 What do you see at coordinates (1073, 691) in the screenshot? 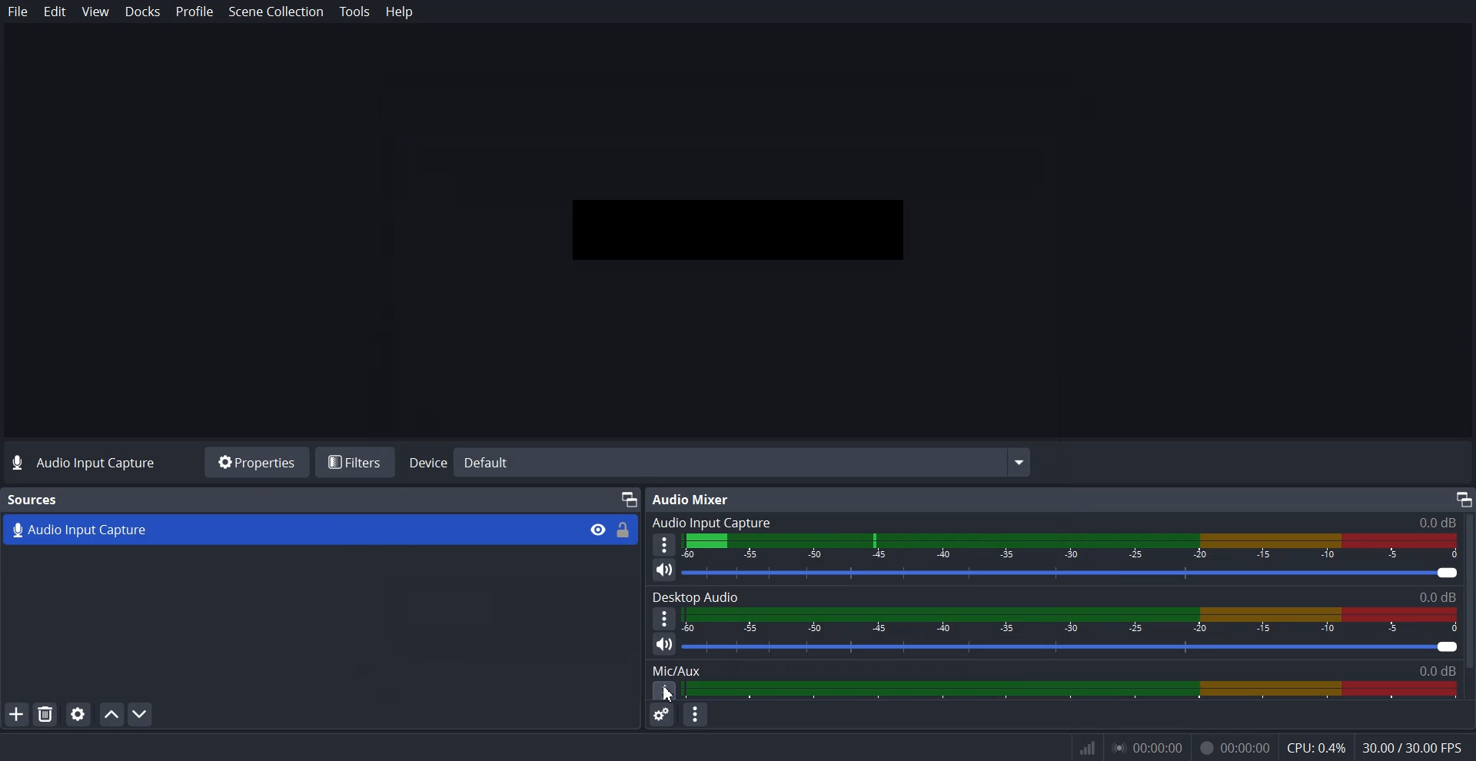
I see `Sound Panel` at bounding box center [1073, 691].